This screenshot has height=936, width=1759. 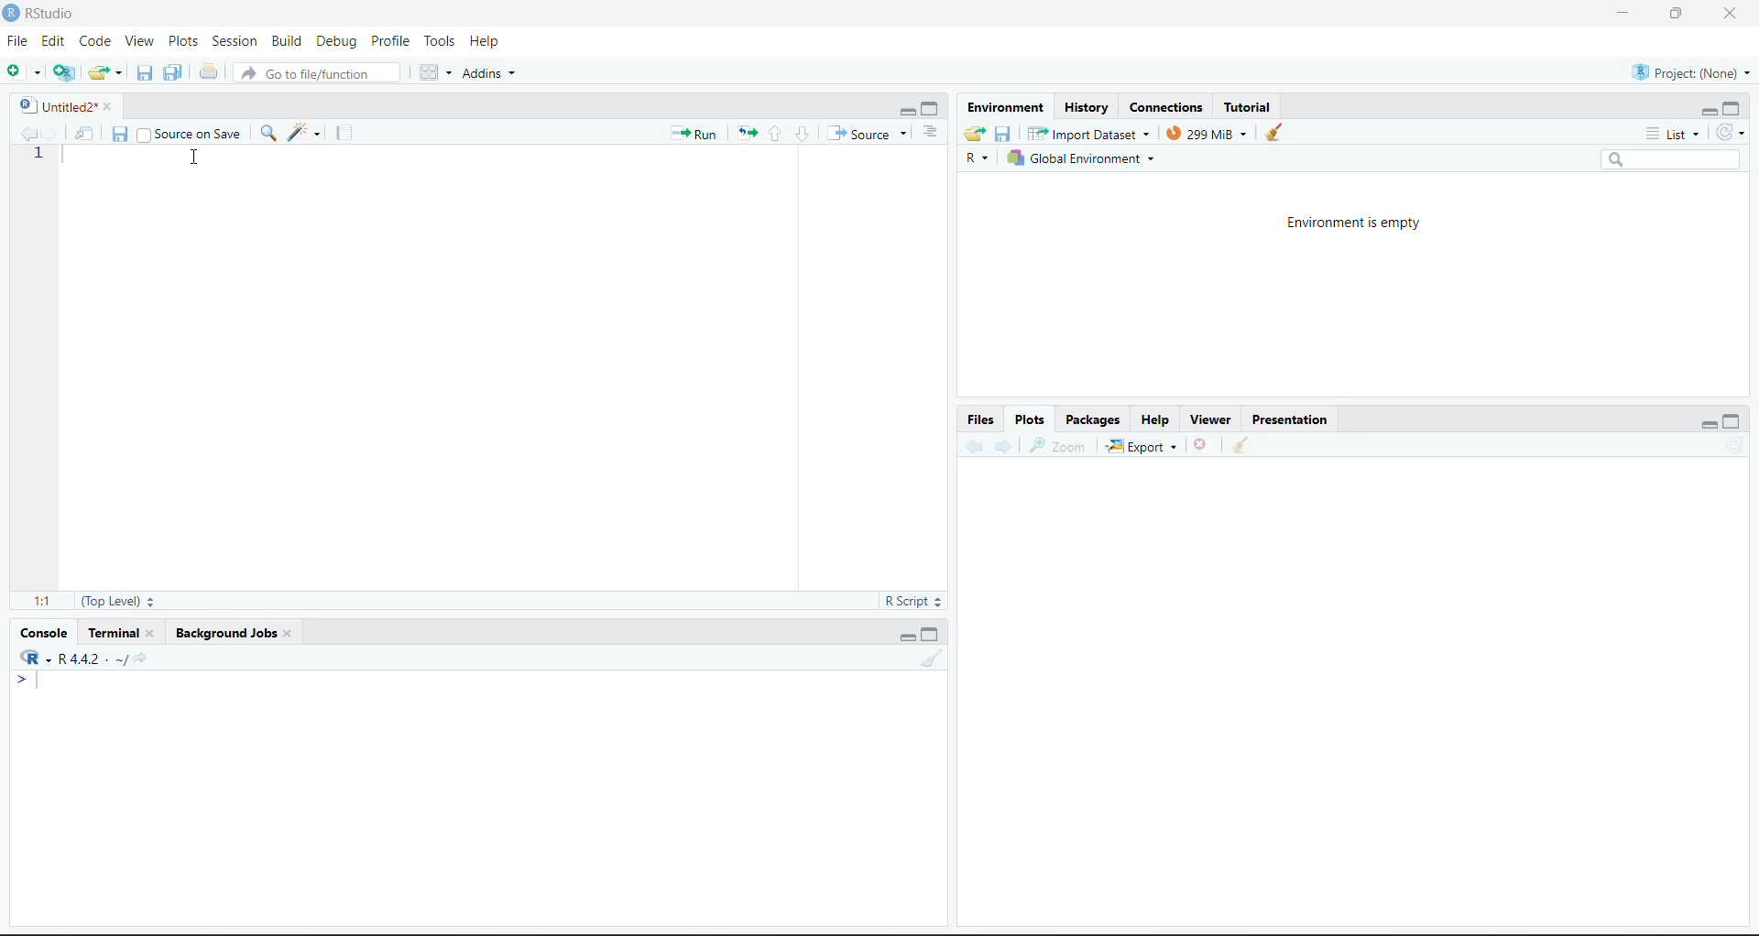 What do you see at coordinates (490, 42) in the screenshot?
I see `Help` at bounding box center [490, 42].